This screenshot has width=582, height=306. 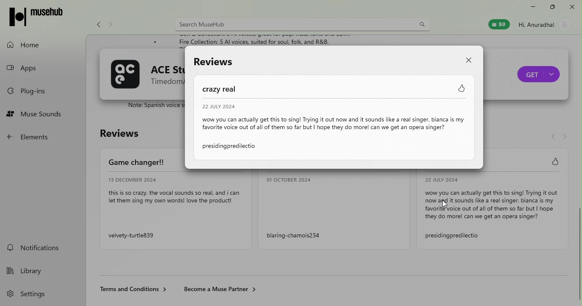 What do you see at coordinates (44, 137) in the screenshot?
I see `elements` at bounding box center [44, 137].